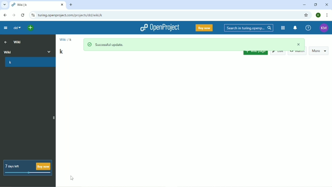  Describe the element at coordinates (283, 28) in the screenshot. I see `Modules` at that location.